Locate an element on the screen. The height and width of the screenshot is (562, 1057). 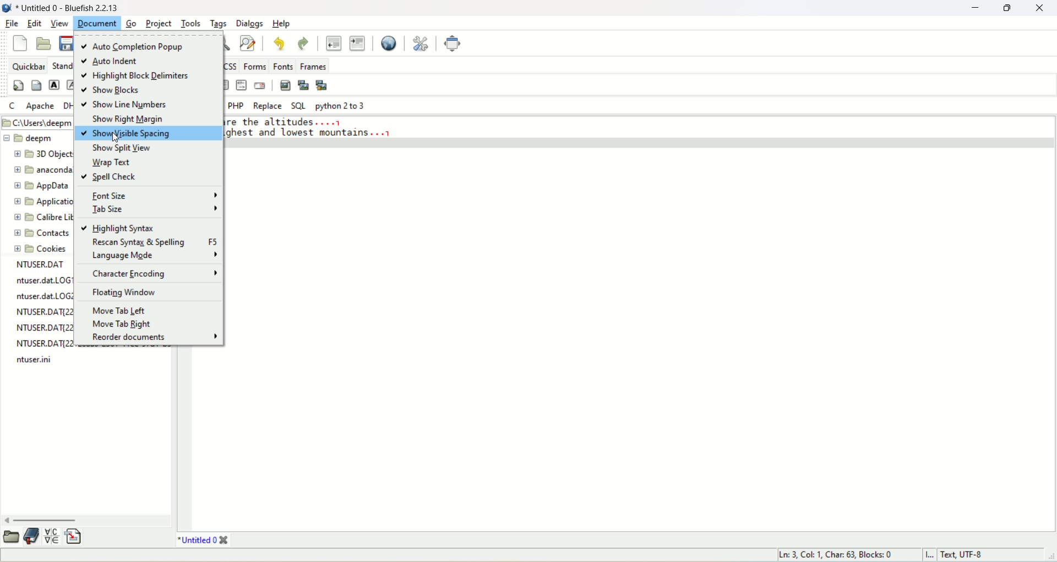
tools is located at coordinates (190, 24).